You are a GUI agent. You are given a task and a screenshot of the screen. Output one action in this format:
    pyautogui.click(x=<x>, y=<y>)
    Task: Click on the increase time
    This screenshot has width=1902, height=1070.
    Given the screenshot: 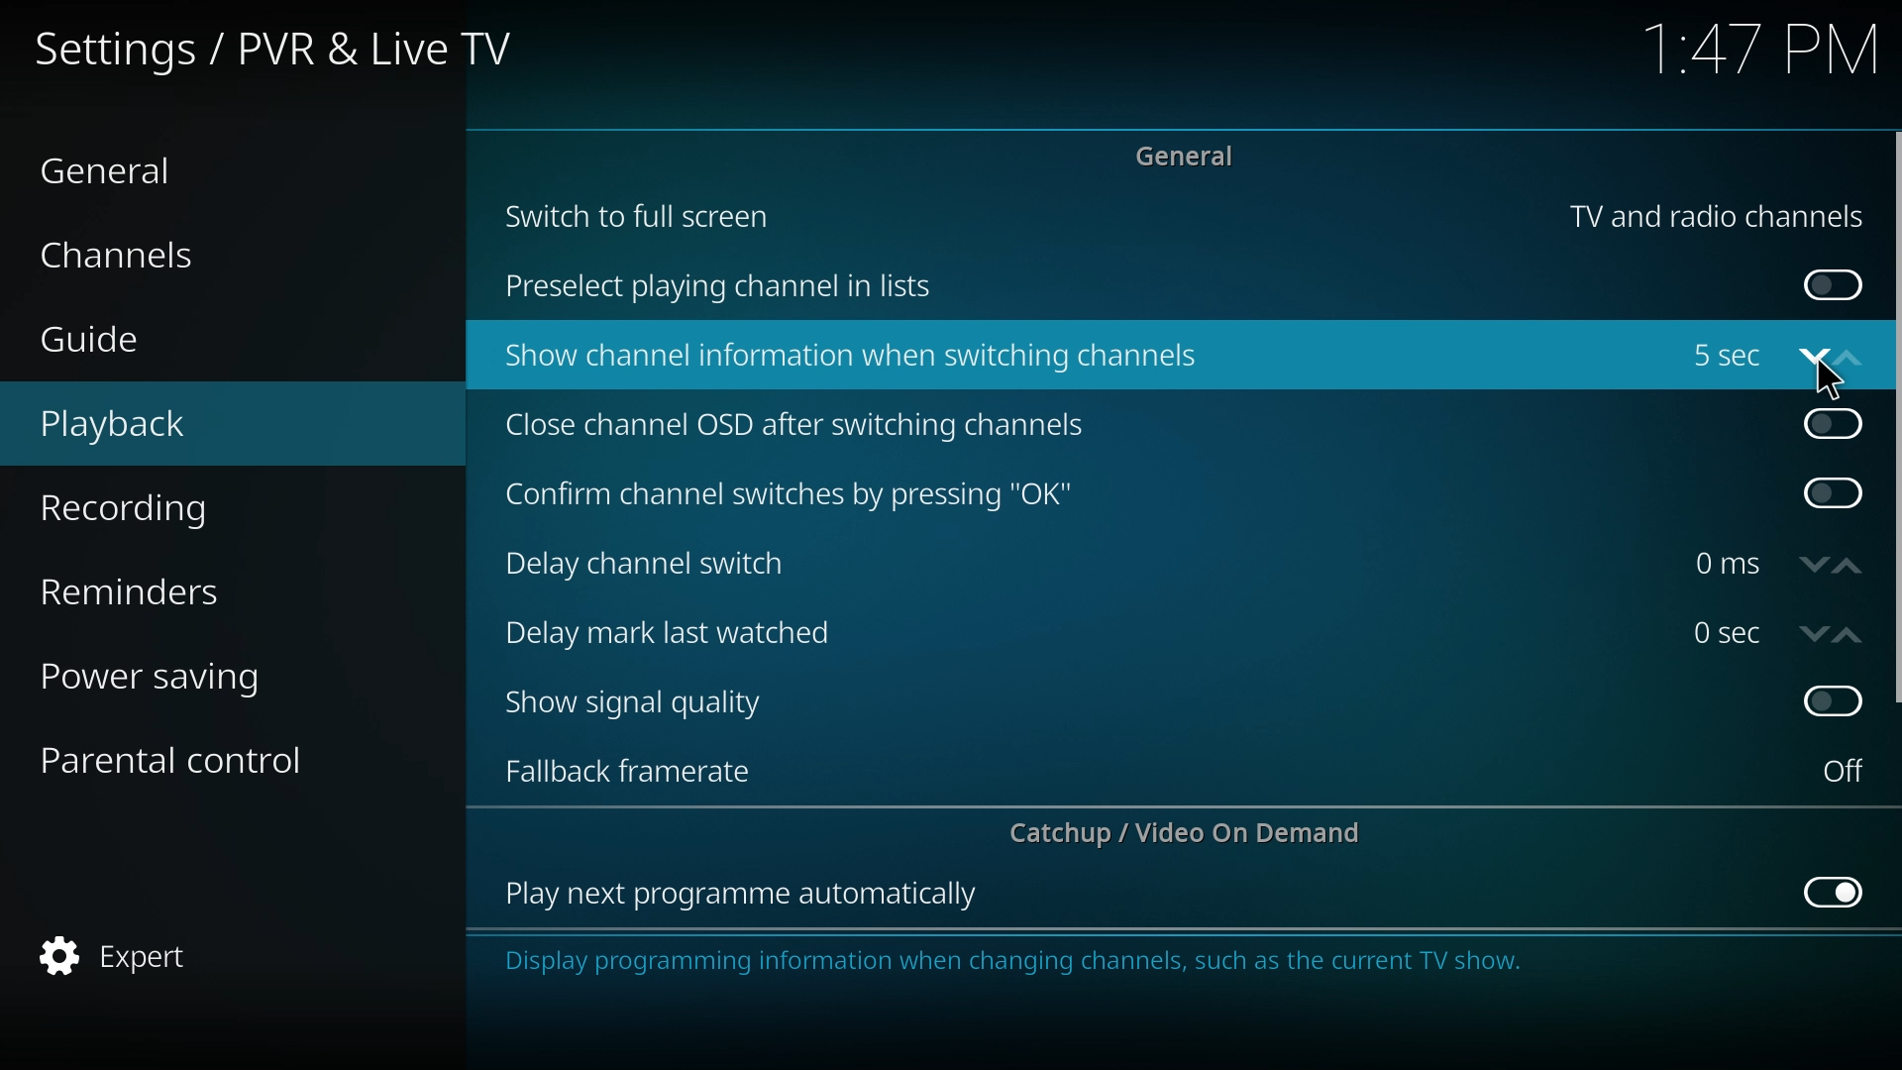 What is the action you would take?
    pyautogui.click(x=1849, y=567)
    